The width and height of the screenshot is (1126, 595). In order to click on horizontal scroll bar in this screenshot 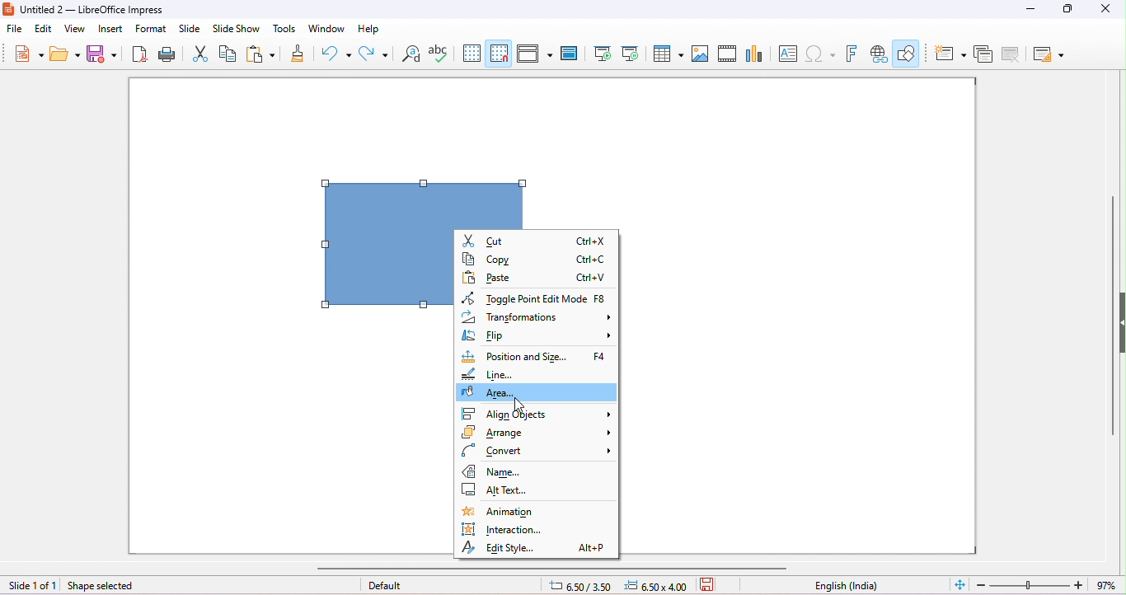, I will do `click(555, 568)`.